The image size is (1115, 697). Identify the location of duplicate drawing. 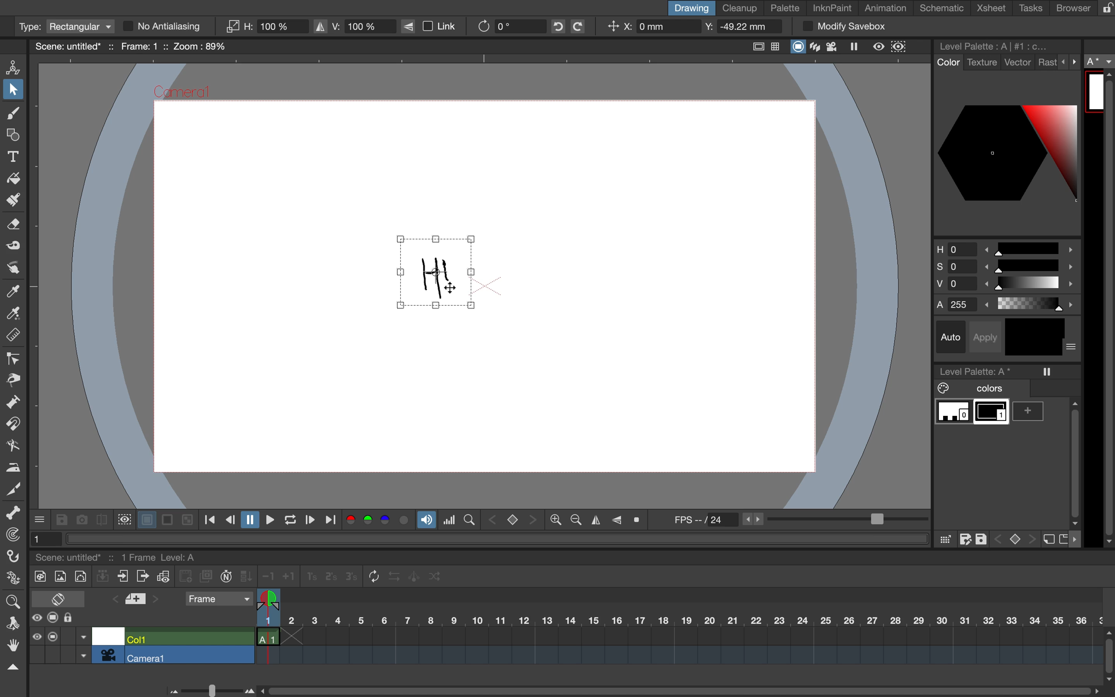
(206, 577).